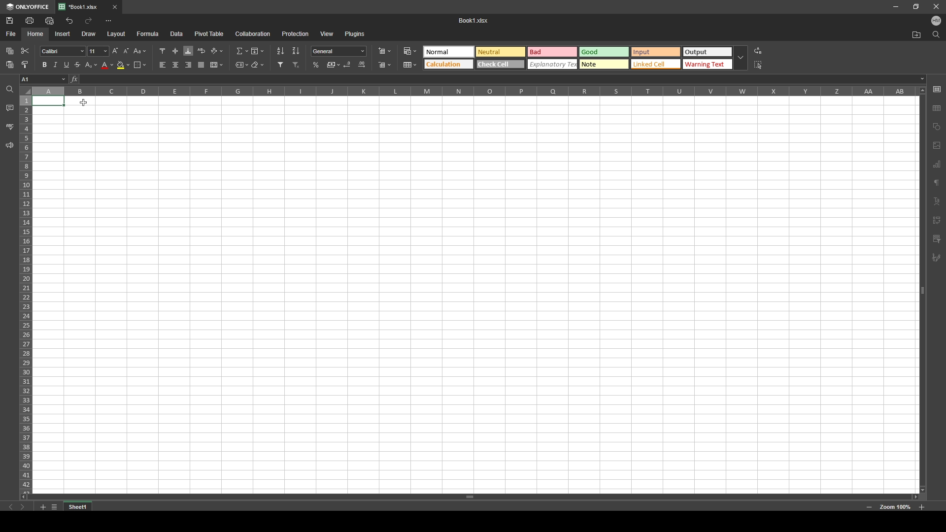  I want to click on sort descending, so click(296, 51).